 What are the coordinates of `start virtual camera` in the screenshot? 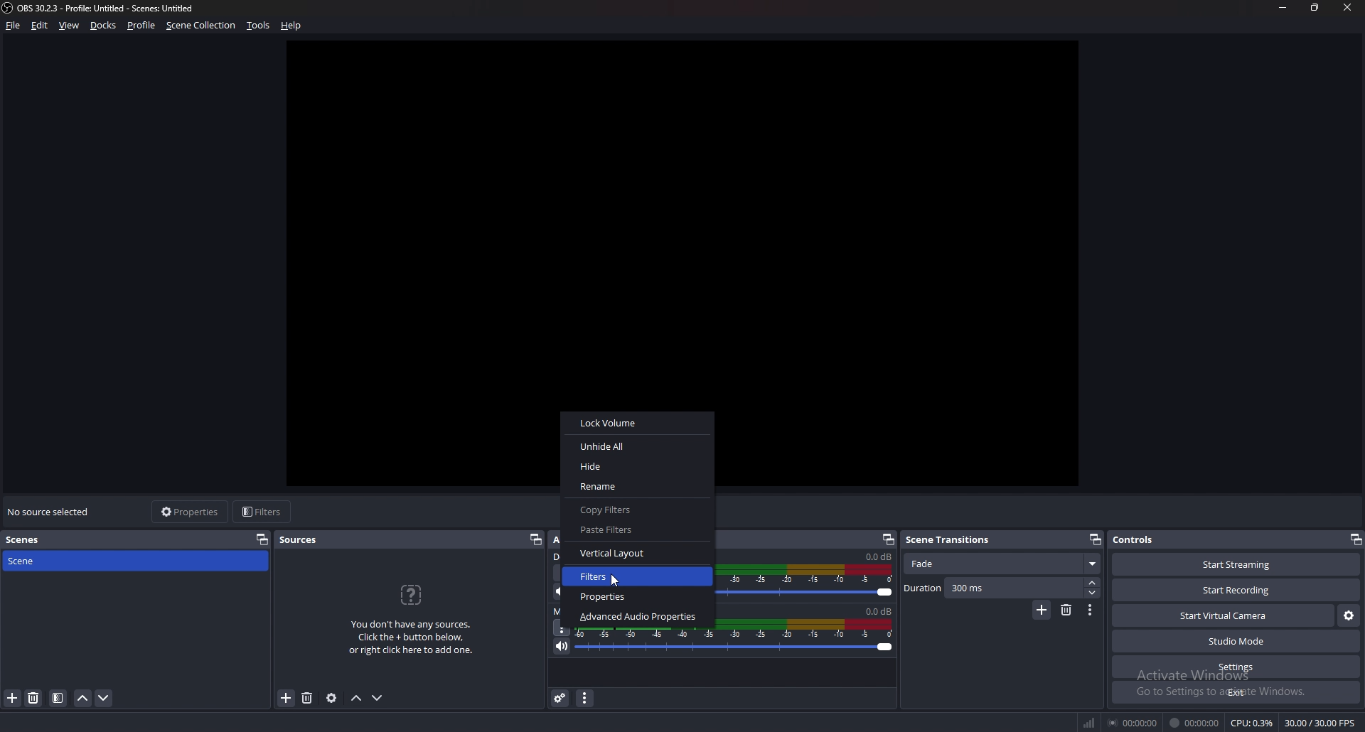 It's located at (1226, 615).